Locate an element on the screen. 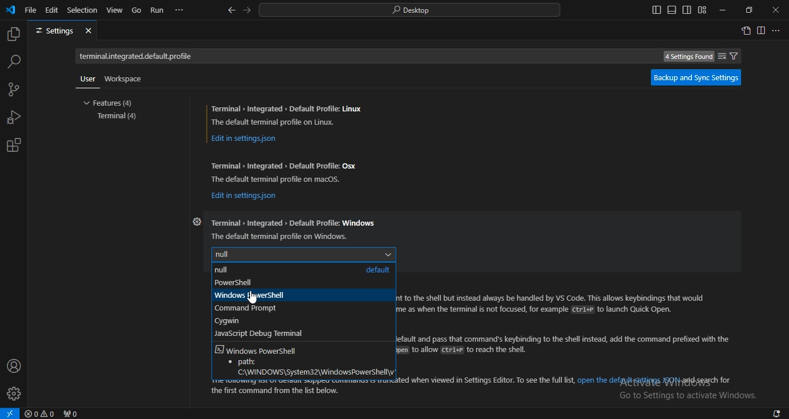  defaullt is located at coordinates (377, 270).